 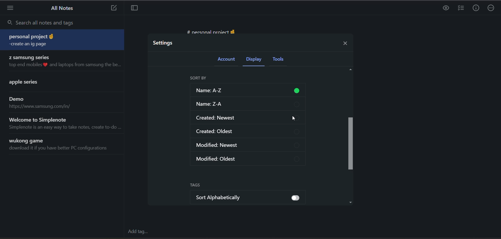 I want to click on menu, so click(x=11, y=9).